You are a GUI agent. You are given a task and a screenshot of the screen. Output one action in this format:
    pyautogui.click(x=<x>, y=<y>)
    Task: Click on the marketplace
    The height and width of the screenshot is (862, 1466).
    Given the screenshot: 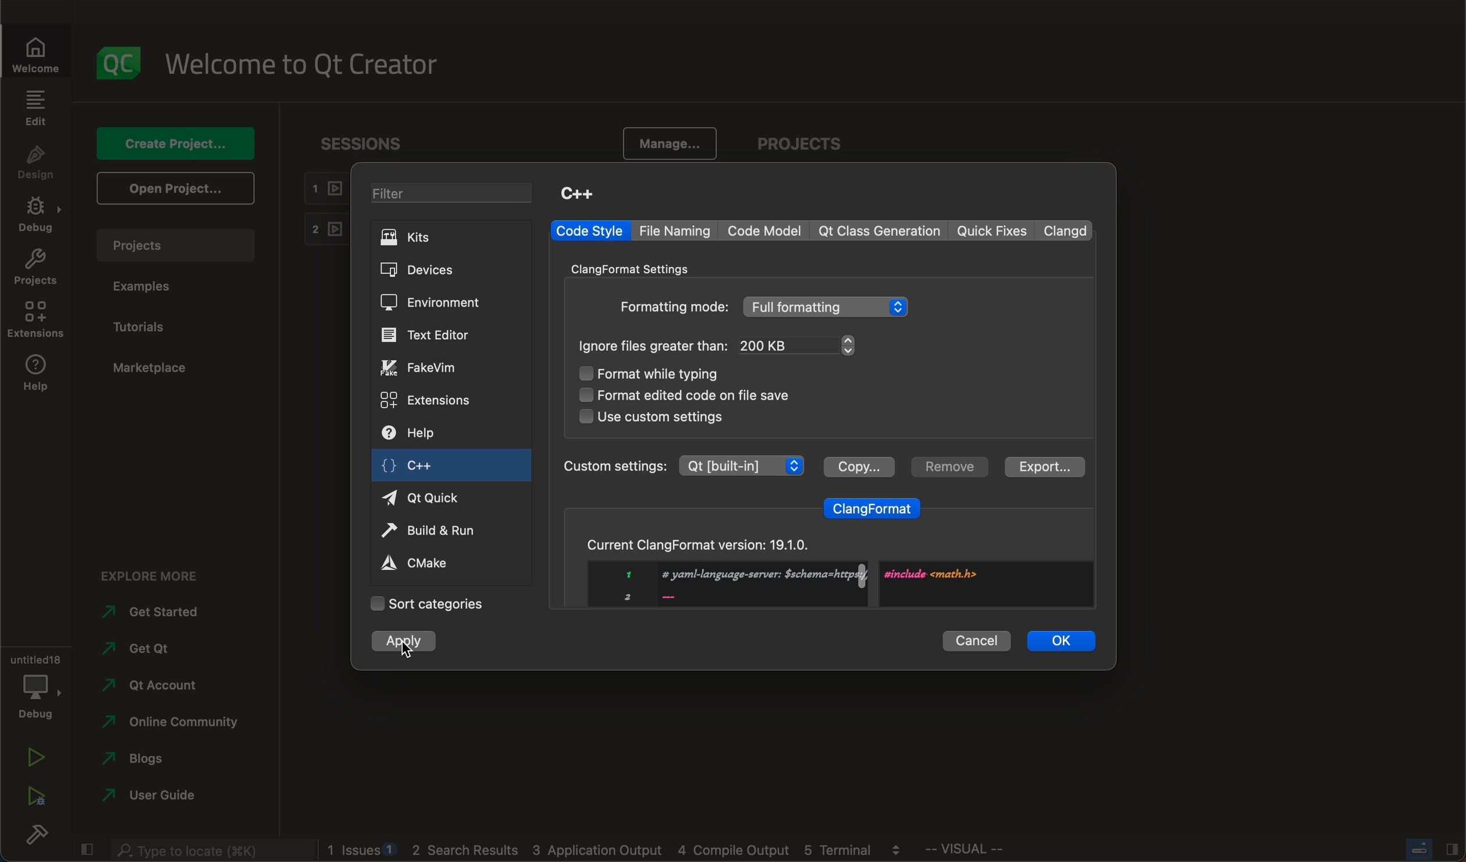 What is the action you would take?
    pyautogui.click(x=150, y=368)
    